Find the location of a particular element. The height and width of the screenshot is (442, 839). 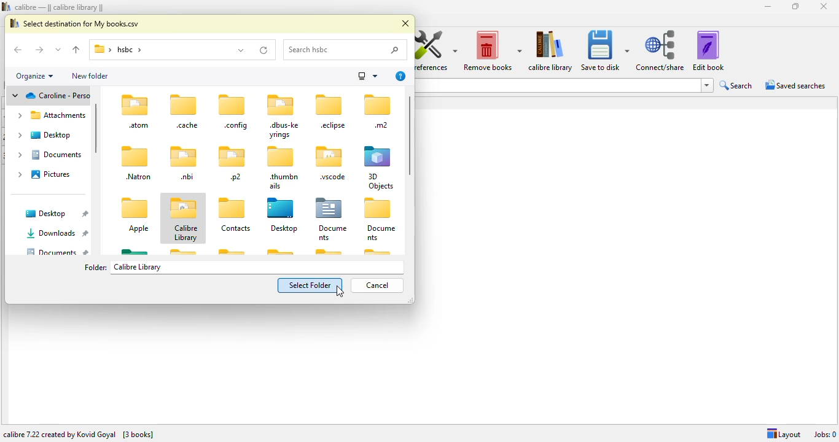

calibre library is located at coordinates (184, 219).